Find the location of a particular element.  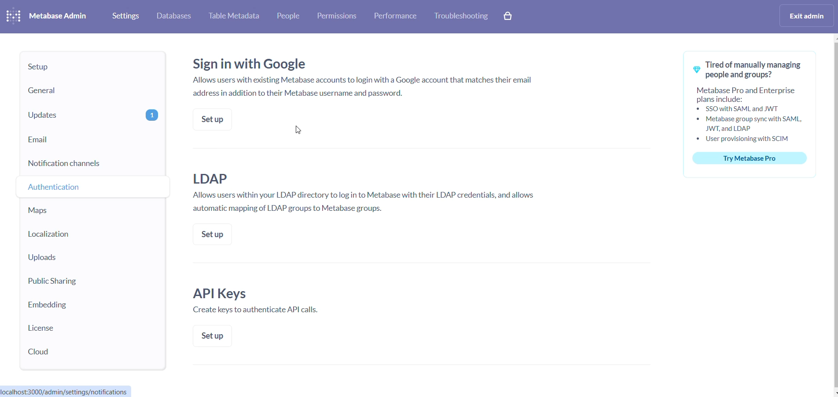

settings is located at coordinates (124, 15).